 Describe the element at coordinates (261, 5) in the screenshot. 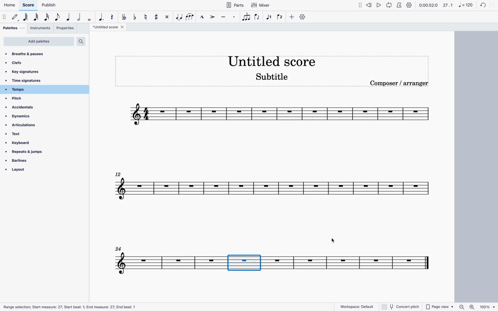

I see `mixer` at that location.